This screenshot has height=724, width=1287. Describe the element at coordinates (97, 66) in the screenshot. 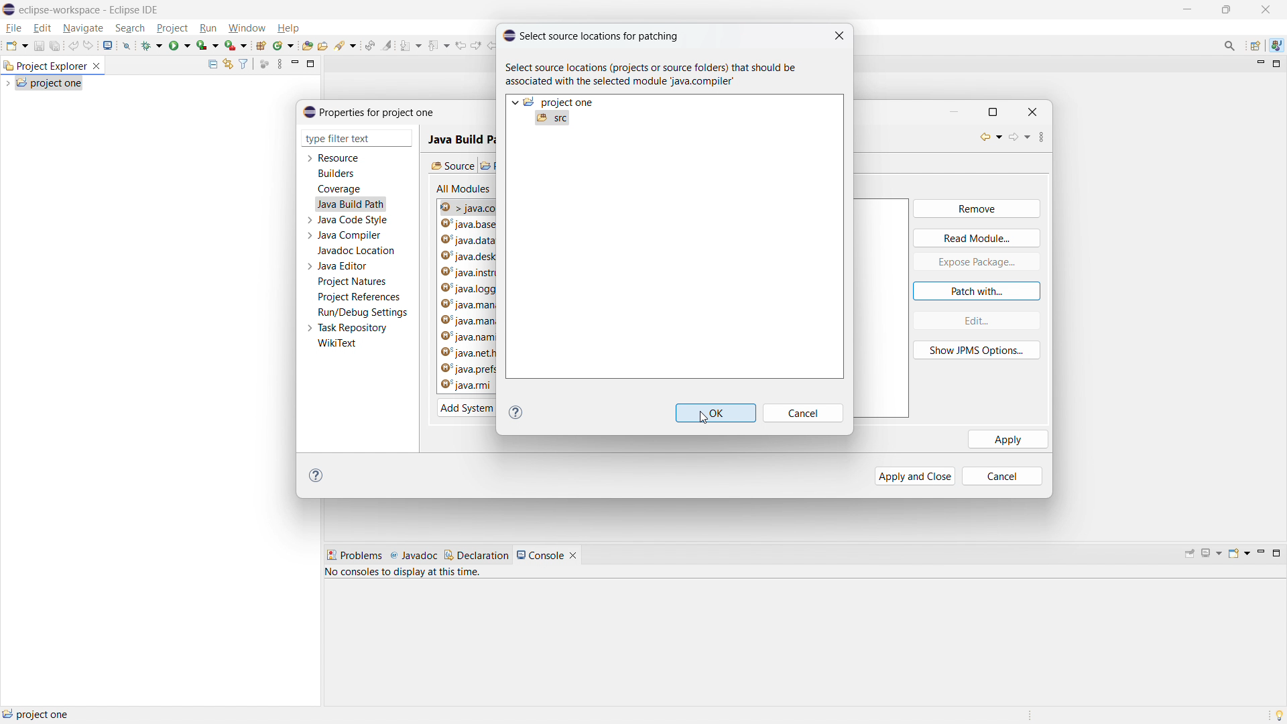

I see `close project explorer` at that location.